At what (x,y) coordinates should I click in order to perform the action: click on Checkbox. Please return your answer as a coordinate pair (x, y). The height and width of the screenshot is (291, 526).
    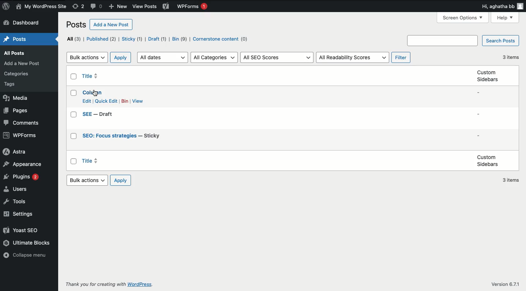
    Looking at the image, I should click on (74, 114).